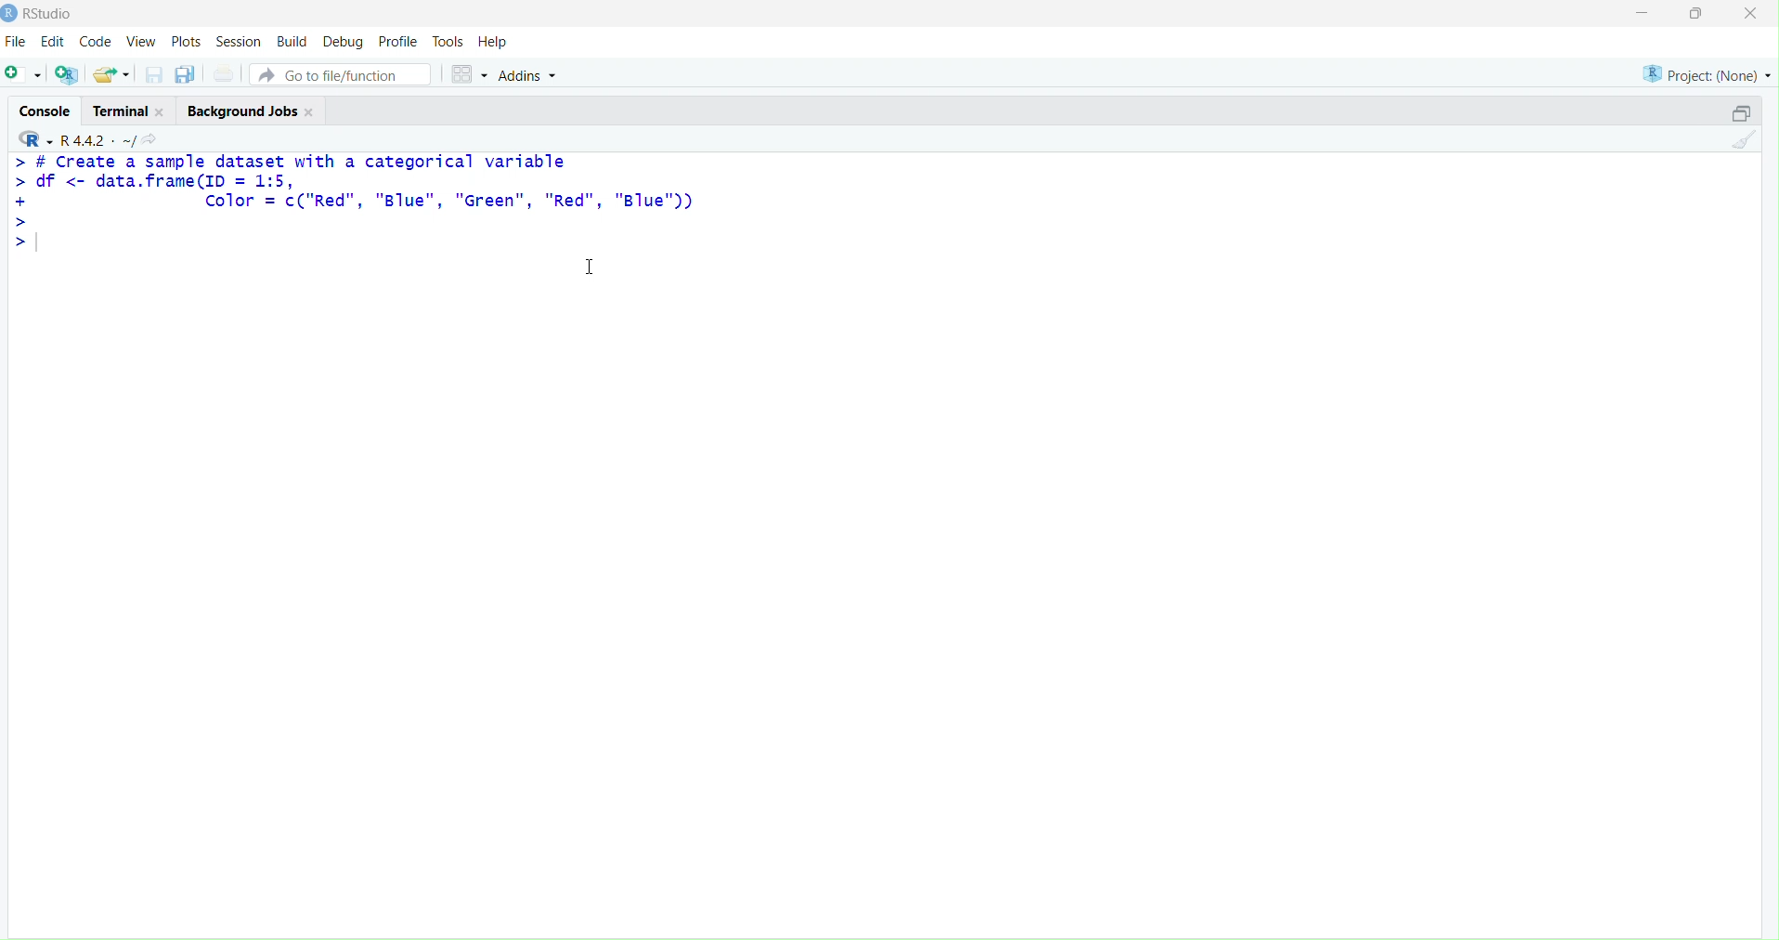  I want to click on open in separate window , so click(1742, 112).